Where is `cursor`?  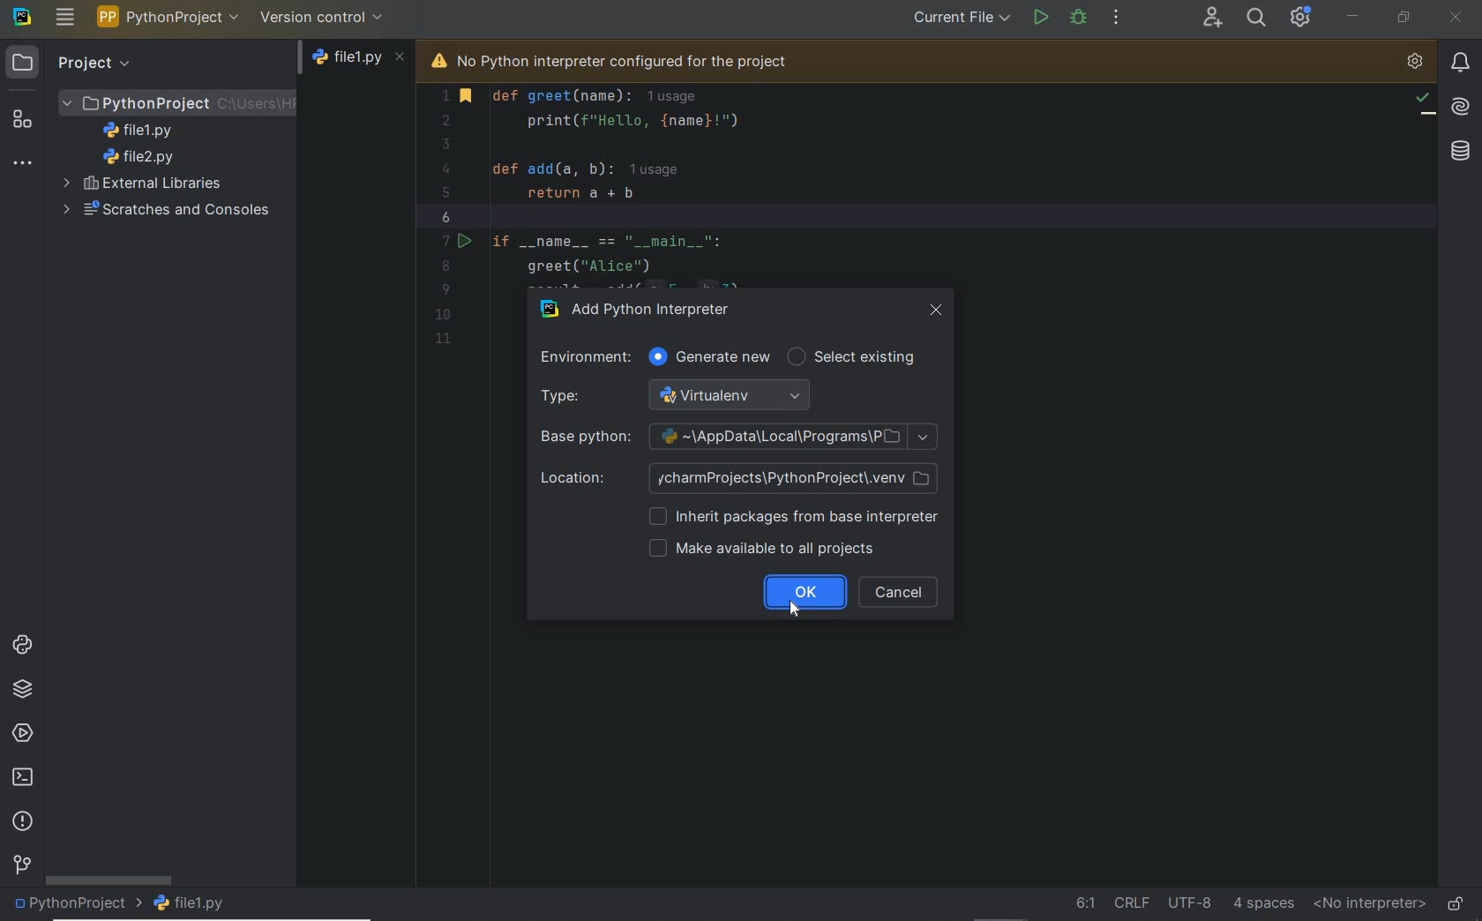
cursor is located at coordinates (800, 614).